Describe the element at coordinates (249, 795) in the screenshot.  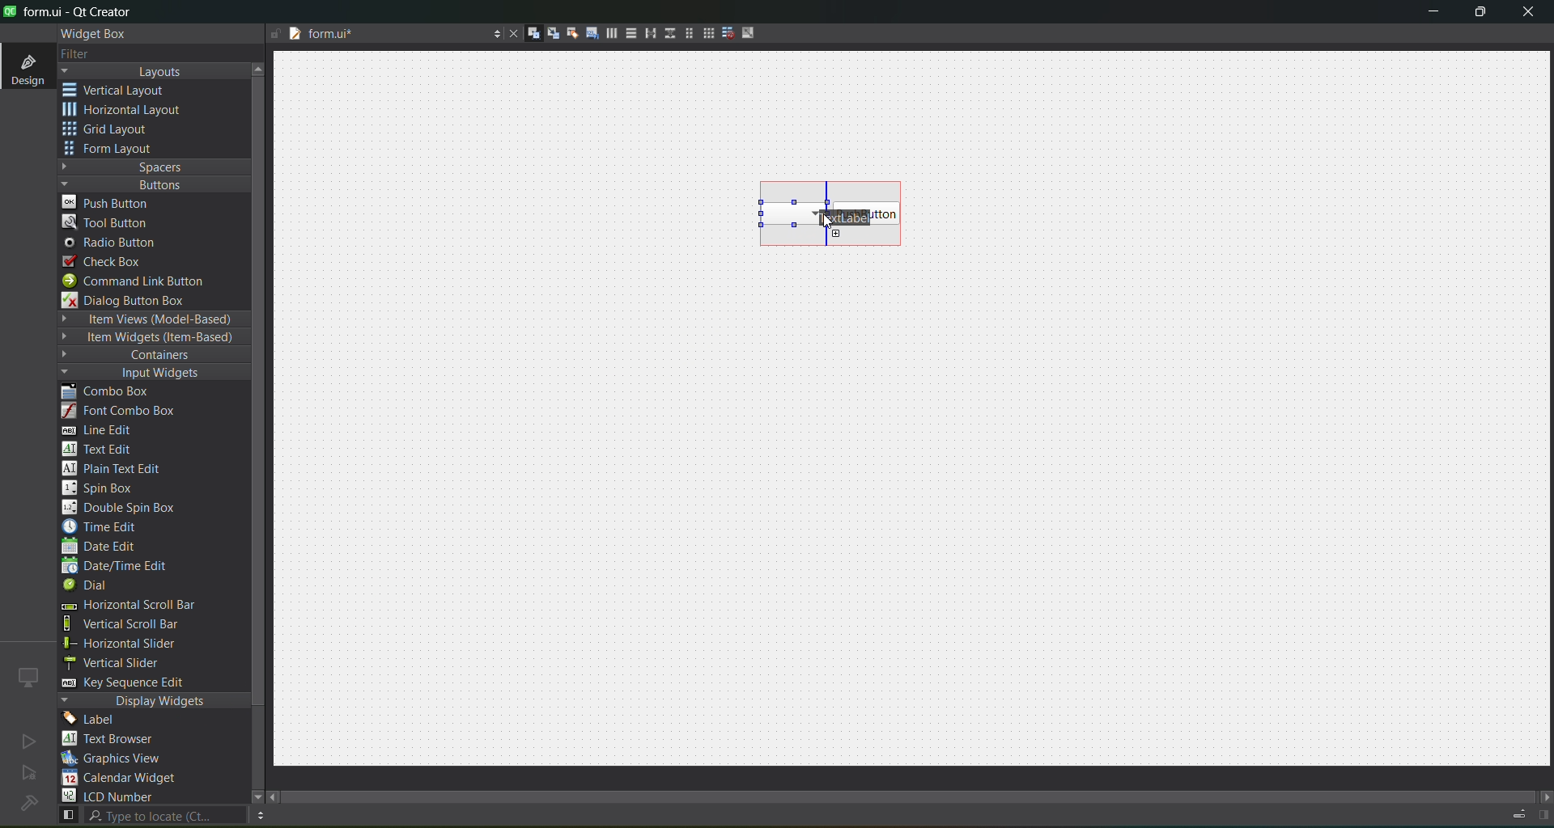
I see `move down` at that location.